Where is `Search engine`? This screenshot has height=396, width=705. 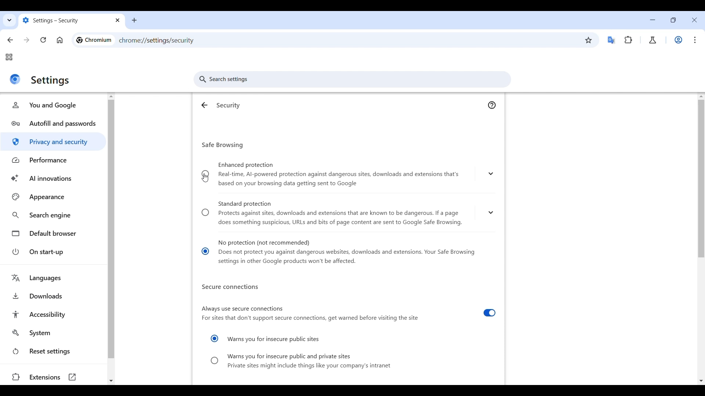 Search engine is located at coordinates (54, 215).